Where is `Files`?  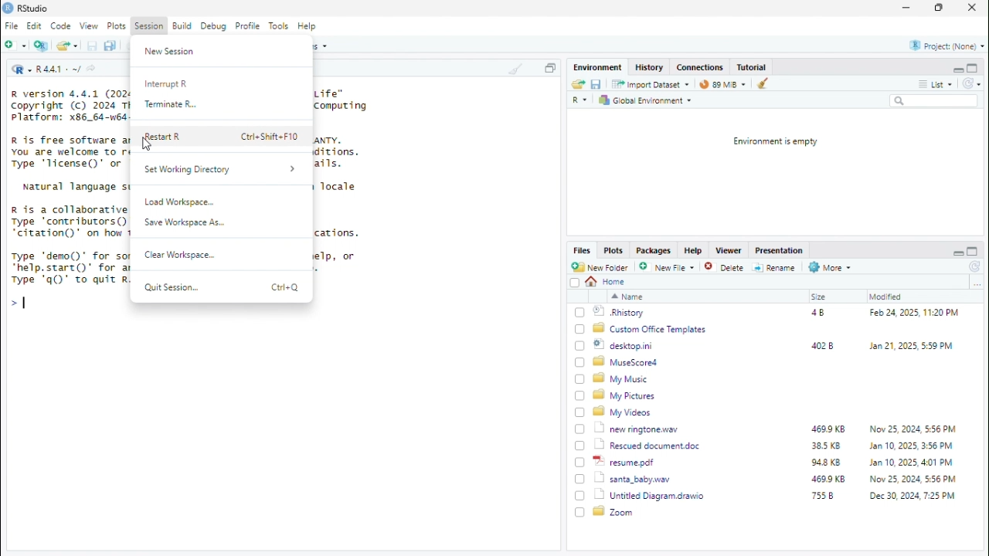
Files is located at coordinates (583, 249).